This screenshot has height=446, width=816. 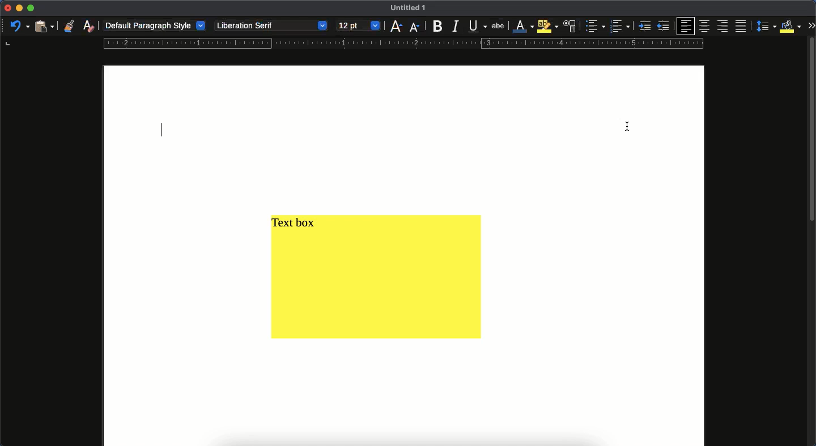 I want to click on font size decrease, so click(x=415, y=28).